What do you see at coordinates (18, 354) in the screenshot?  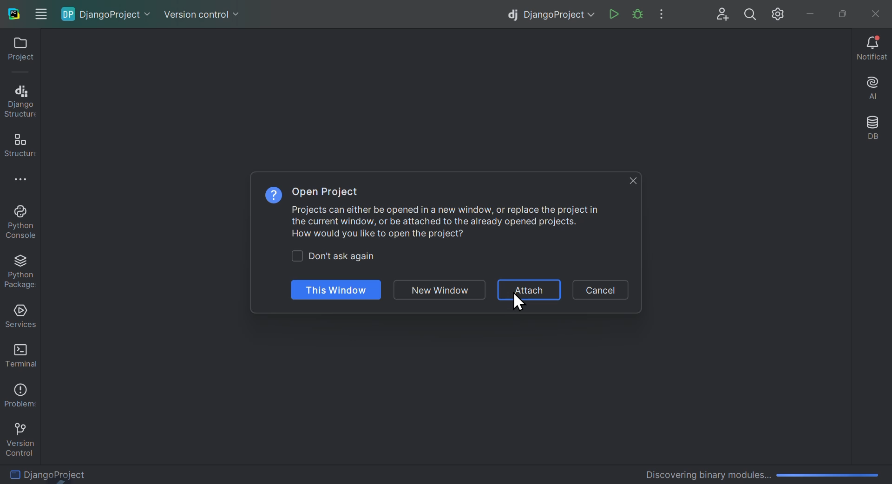 I see `Terminal` at bounding box center [18, 354].